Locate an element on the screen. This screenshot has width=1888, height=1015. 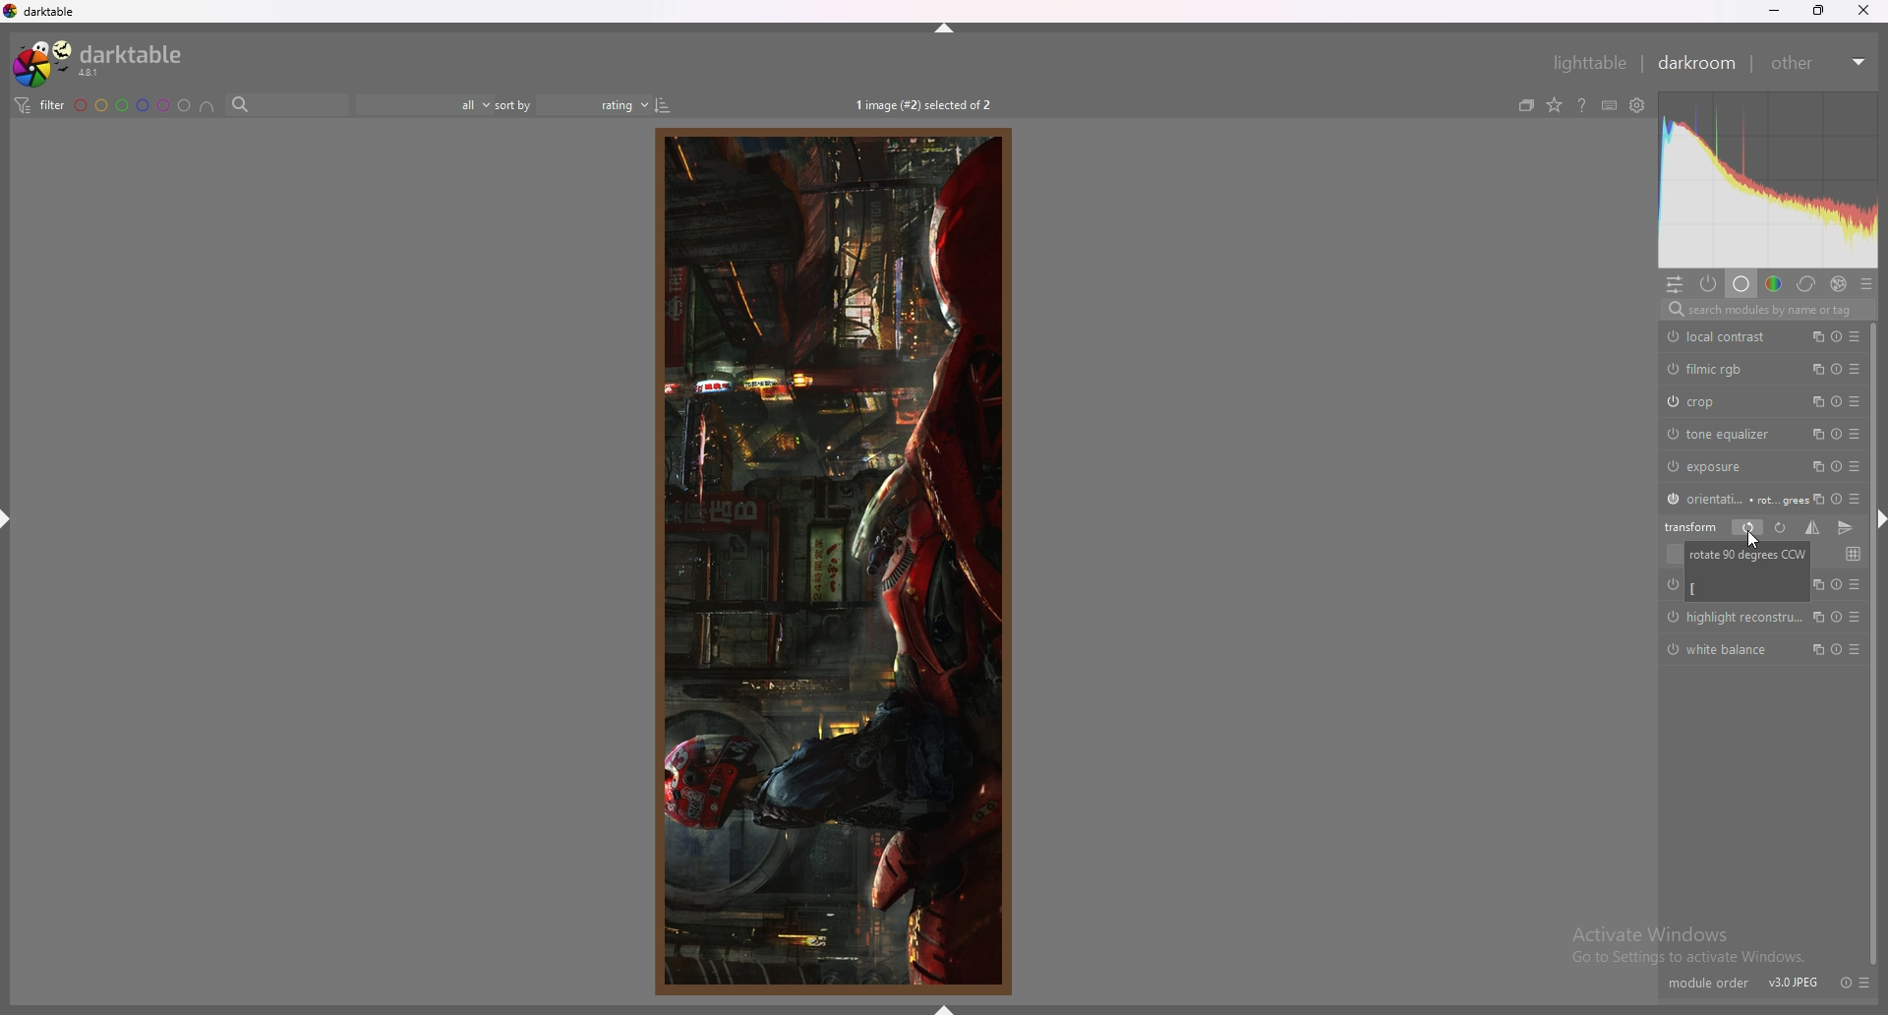
tone equalizer is located at coordinates (1722, 433).